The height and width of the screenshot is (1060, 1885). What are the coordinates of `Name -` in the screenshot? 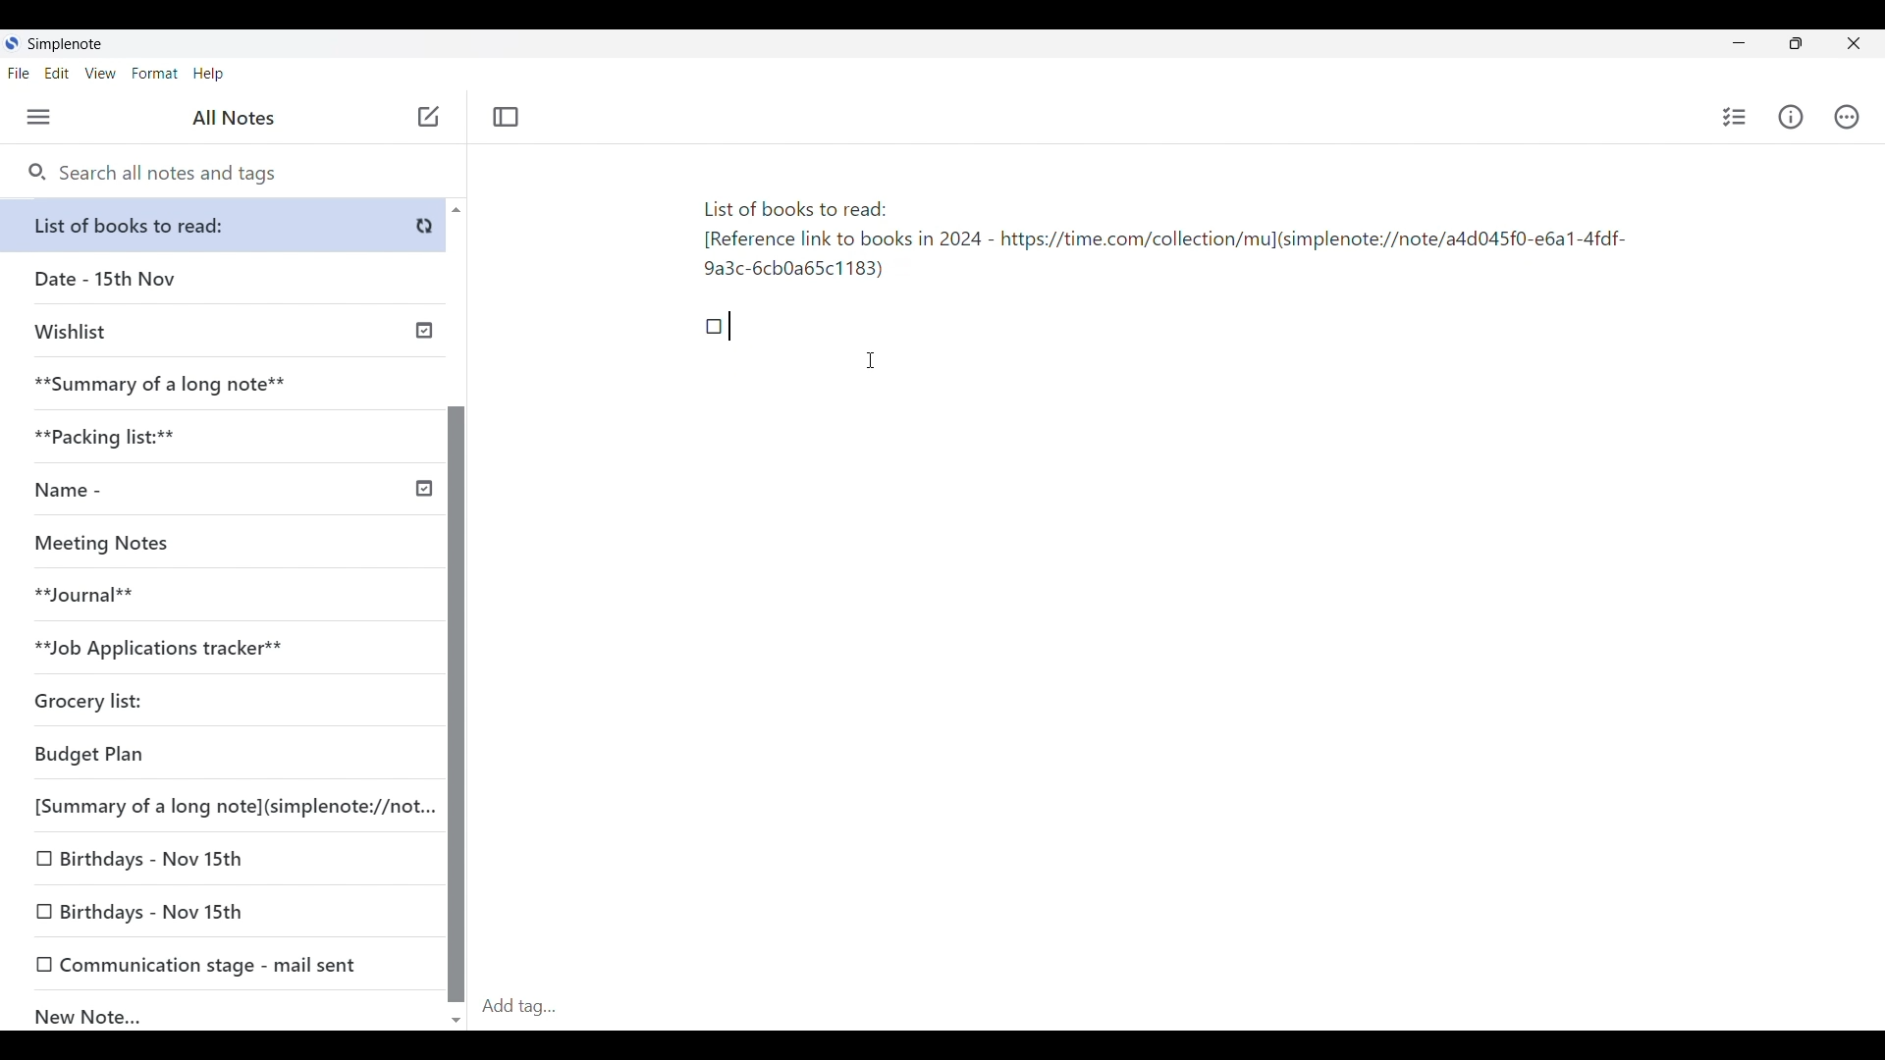 It's located at (230, 492).